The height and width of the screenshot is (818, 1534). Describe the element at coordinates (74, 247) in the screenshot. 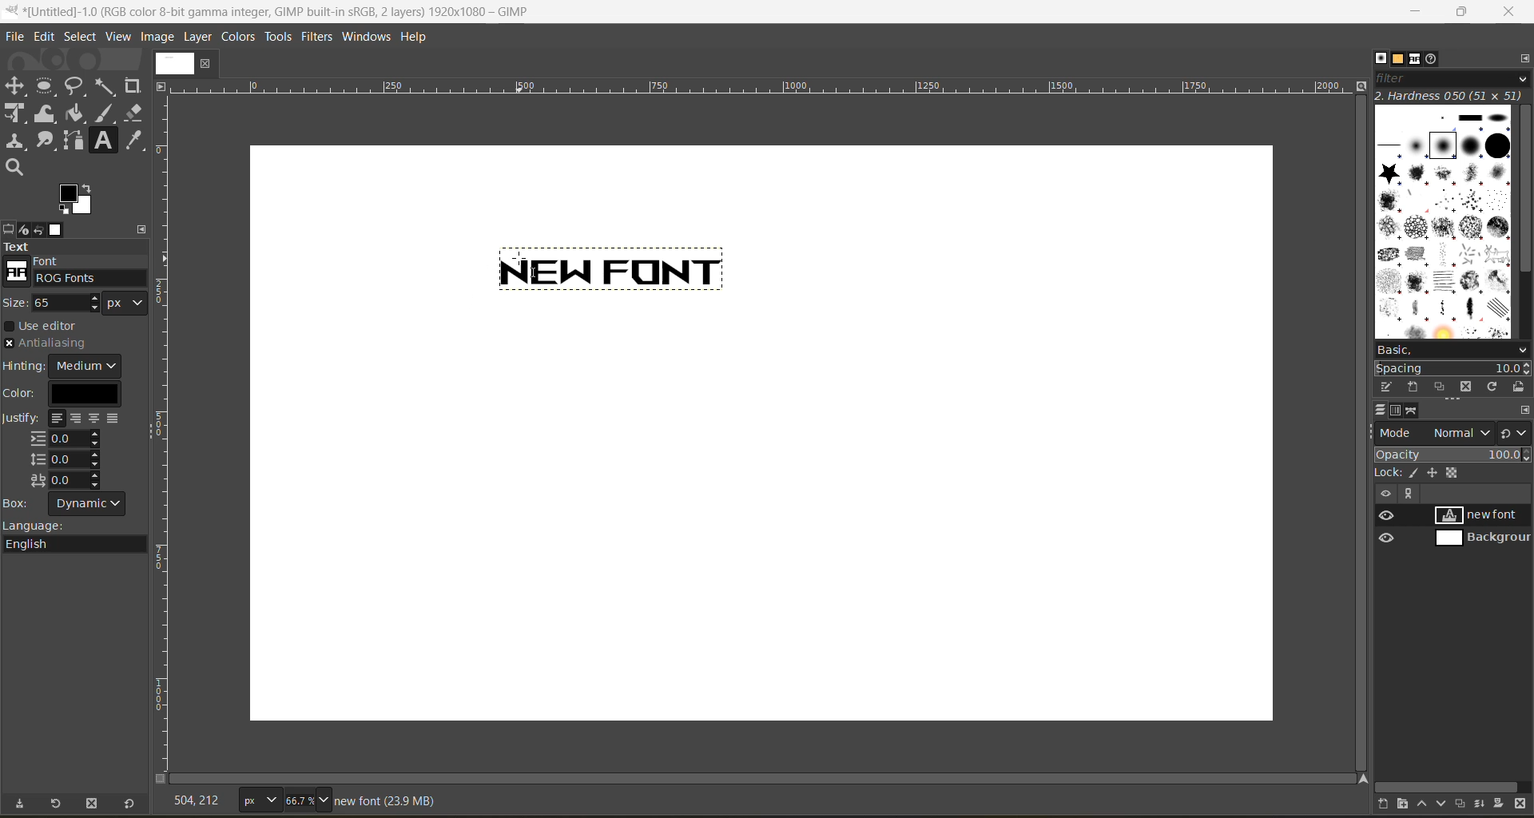

I see `text` at that location.